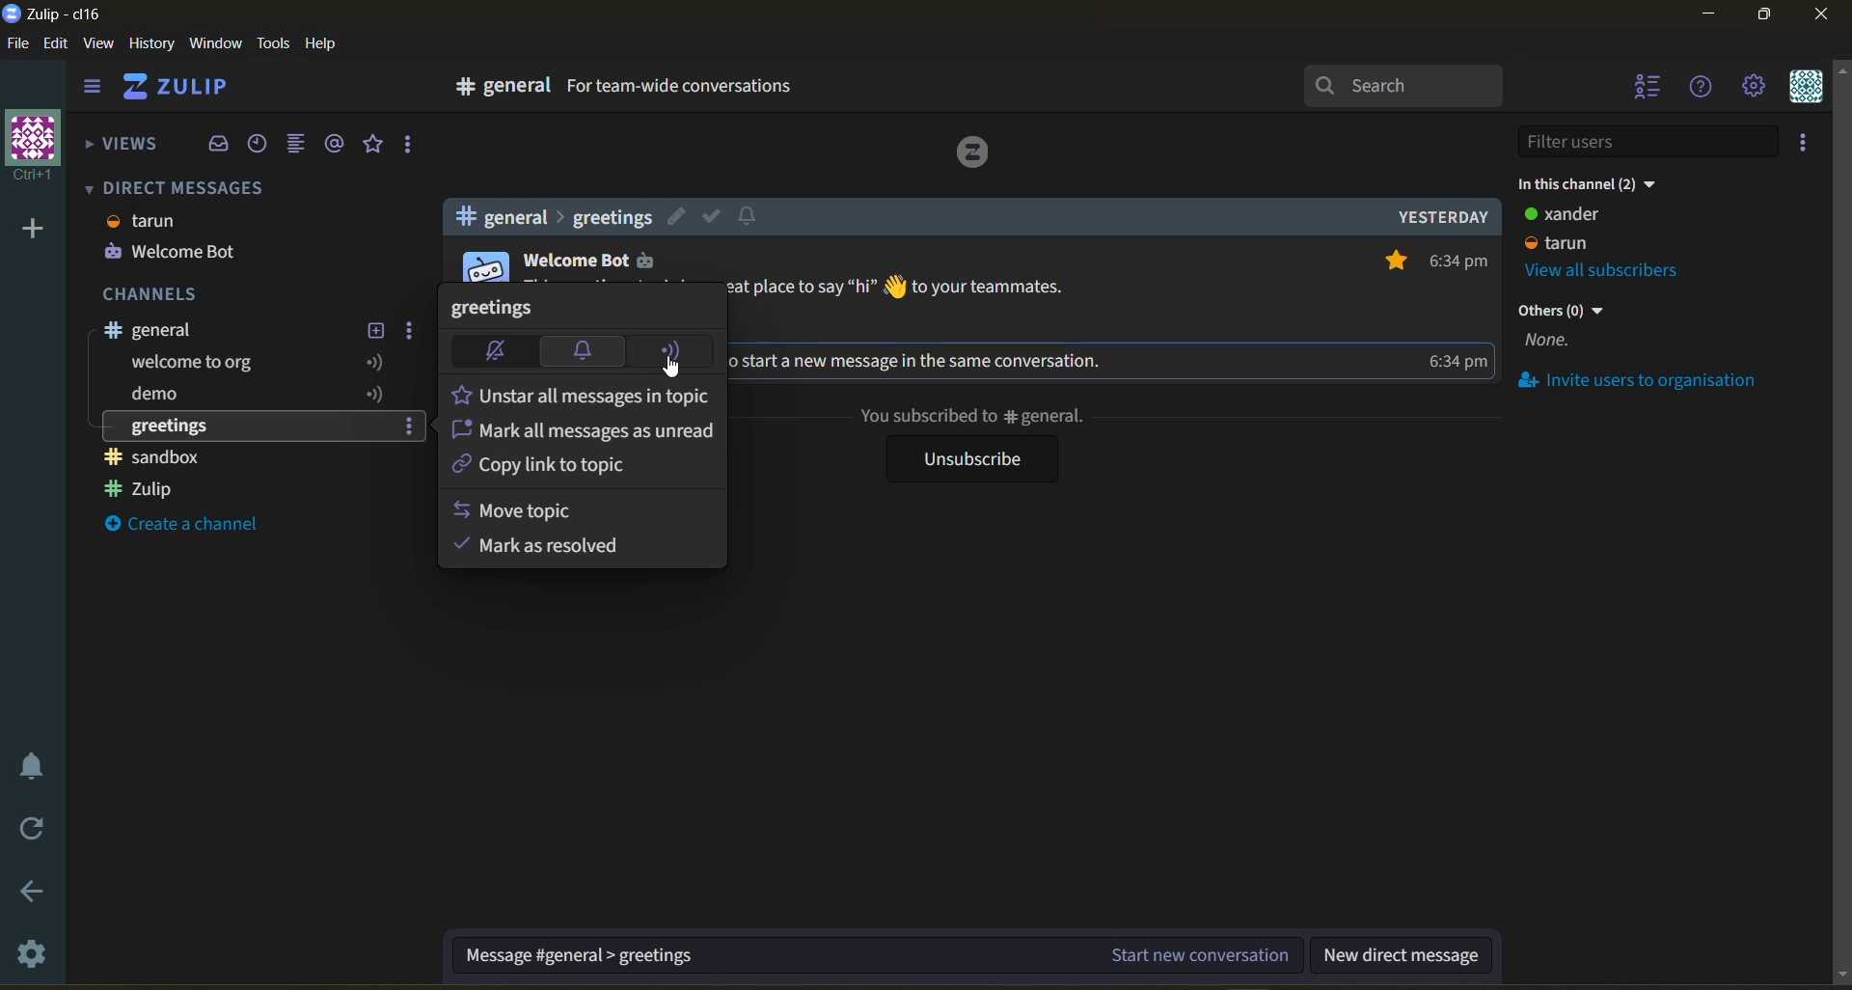  What do you see at coordinates (264, 145) in the screenshot?
I see `recent conversations` at bounding box center [264, 145].